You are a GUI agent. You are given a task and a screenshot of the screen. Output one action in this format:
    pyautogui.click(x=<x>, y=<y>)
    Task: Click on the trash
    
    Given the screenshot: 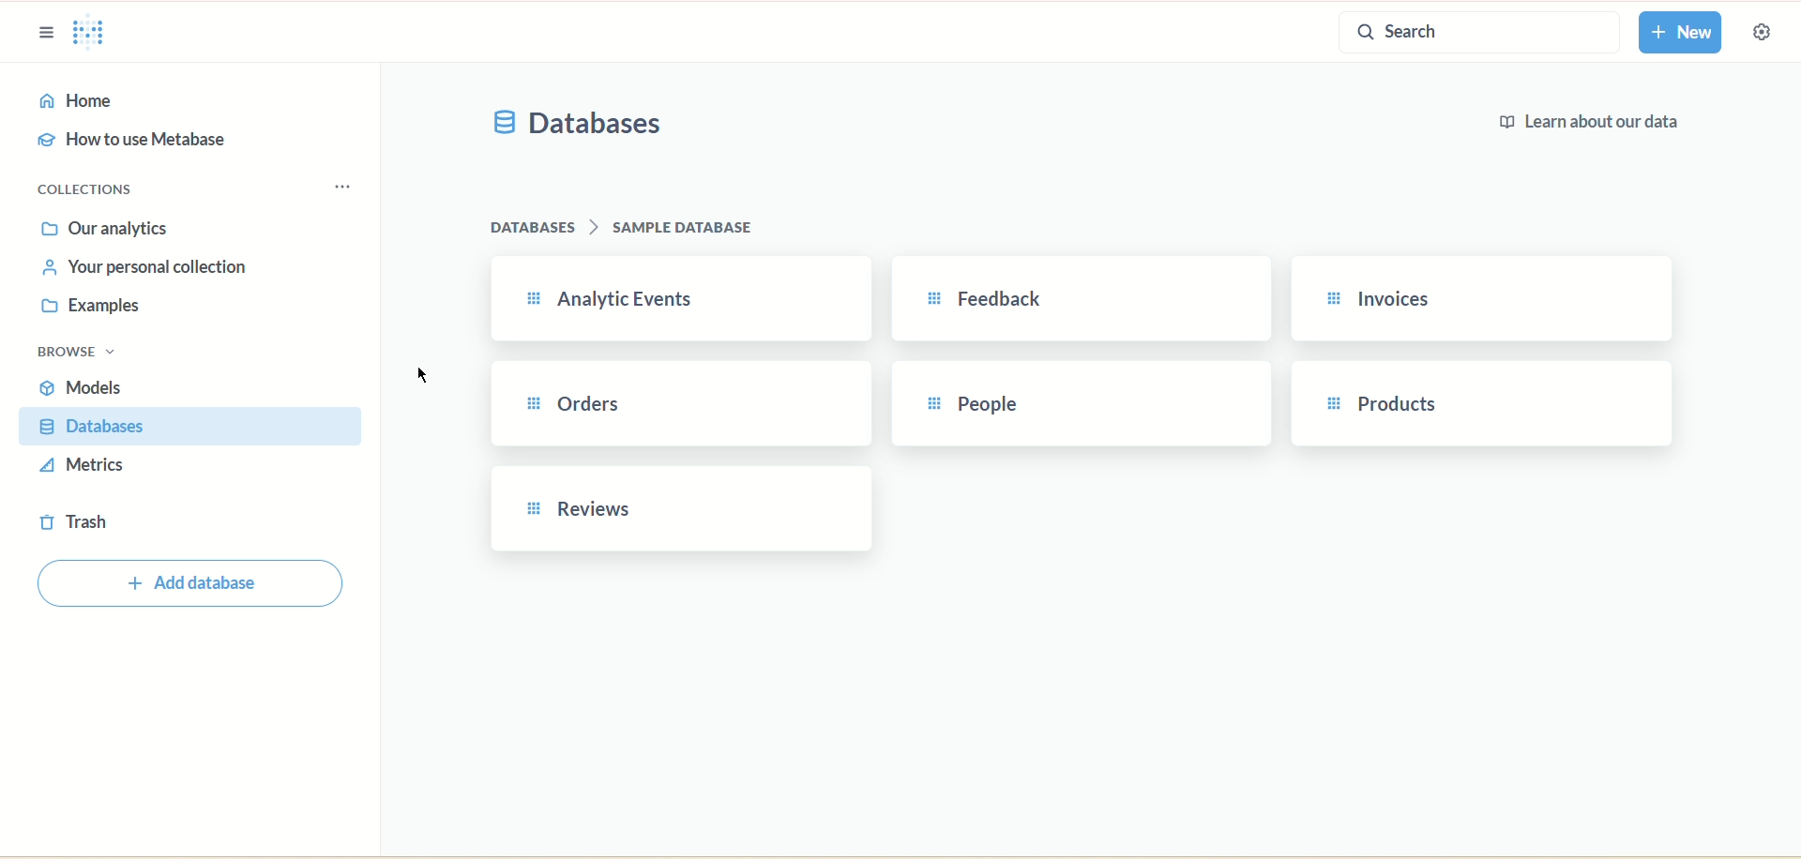 What is the action you would take?
    pyautogui.click(x=75, y=521)
    